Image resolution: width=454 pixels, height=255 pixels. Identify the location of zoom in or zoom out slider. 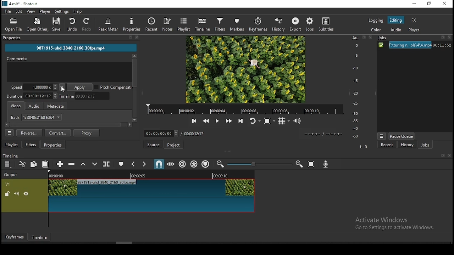
(259, 165).